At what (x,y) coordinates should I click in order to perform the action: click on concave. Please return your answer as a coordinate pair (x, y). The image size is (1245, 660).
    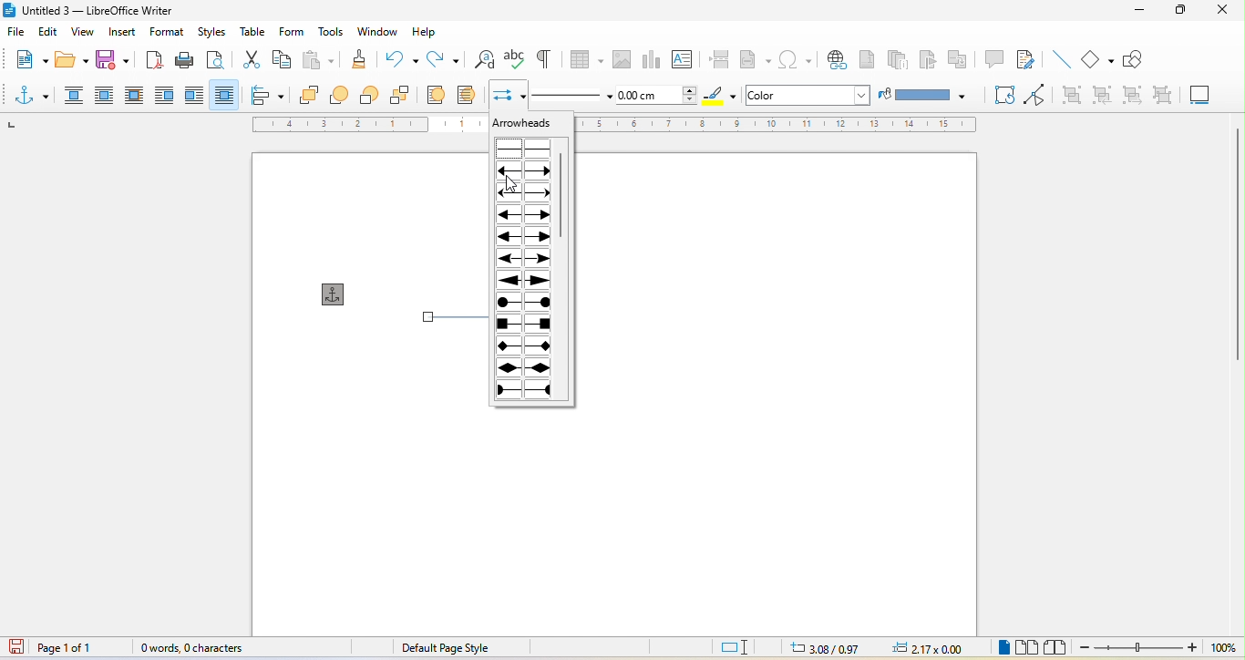
    Looking at the image, I should click on (528, 258).